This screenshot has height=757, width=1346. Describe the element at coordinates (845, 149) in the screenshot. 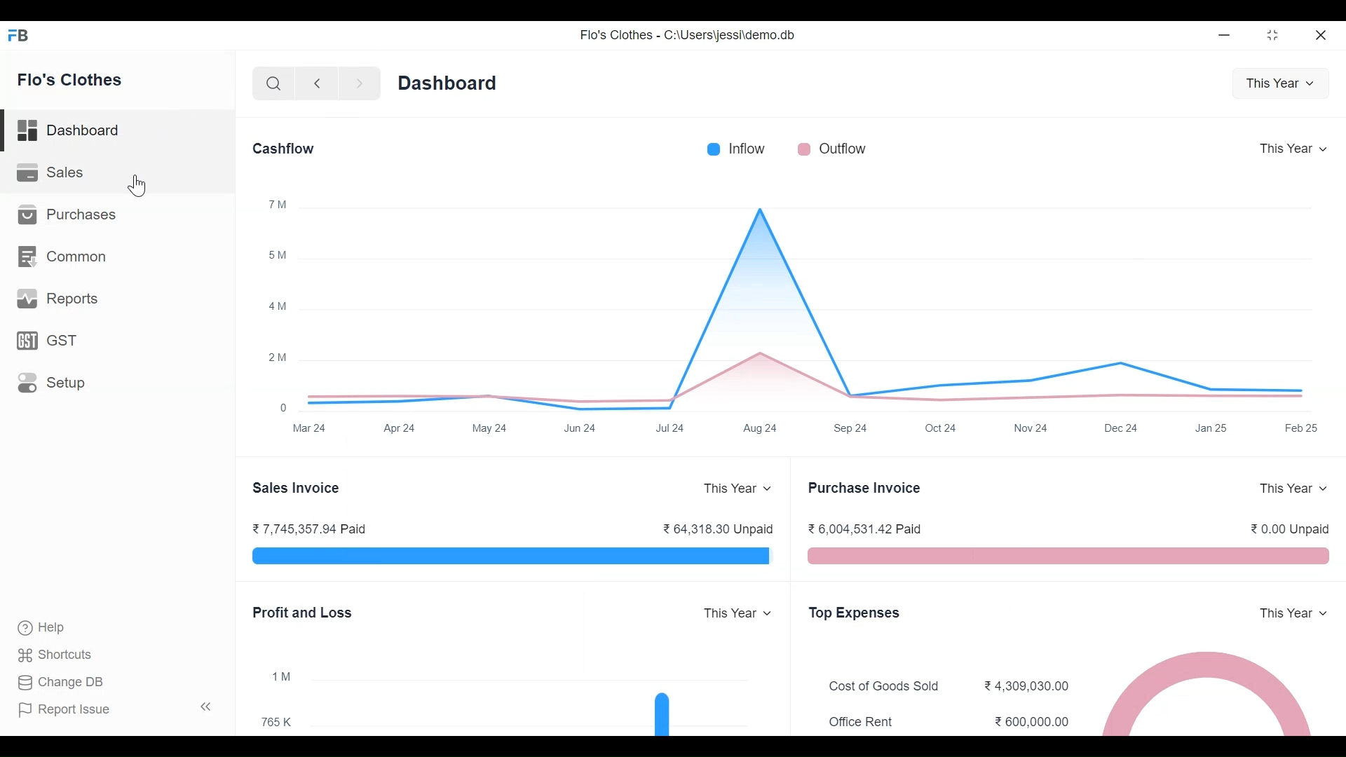

I see `Outflow` at that location.